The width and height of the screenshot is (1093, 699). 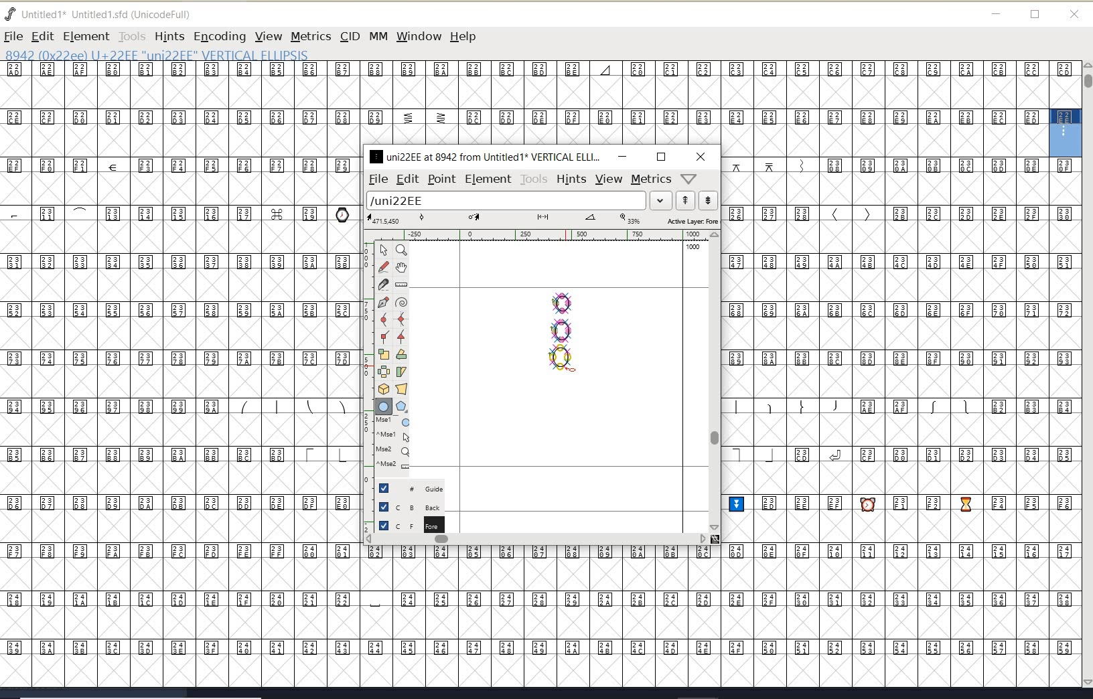 I want to click on point, so click(x=441, y=179).